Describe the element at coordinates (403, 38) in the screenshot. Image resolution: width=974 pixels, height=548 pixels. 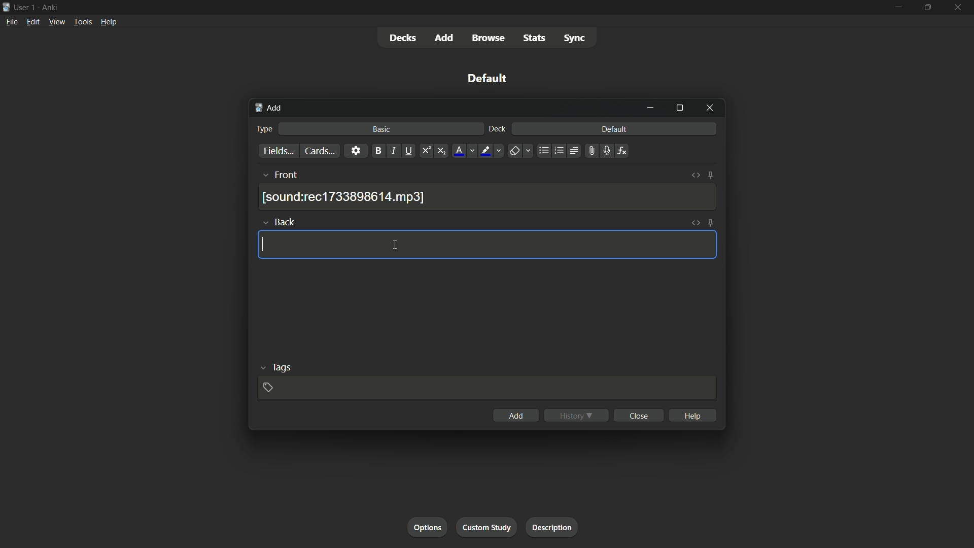
I see `decks` at that location.